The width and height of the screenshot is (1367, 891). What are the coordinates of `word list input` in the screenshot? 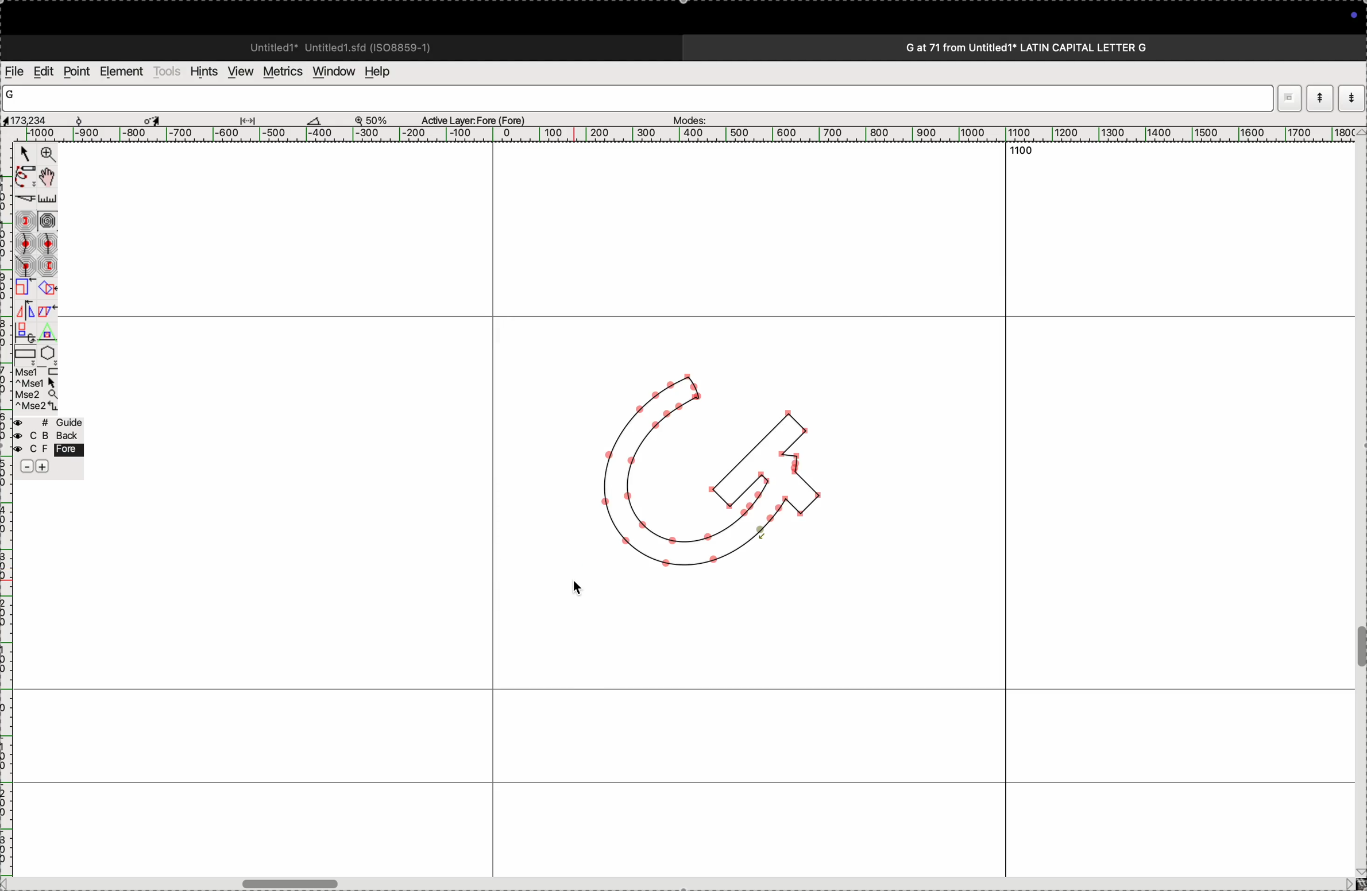 It's located at (639, 99).